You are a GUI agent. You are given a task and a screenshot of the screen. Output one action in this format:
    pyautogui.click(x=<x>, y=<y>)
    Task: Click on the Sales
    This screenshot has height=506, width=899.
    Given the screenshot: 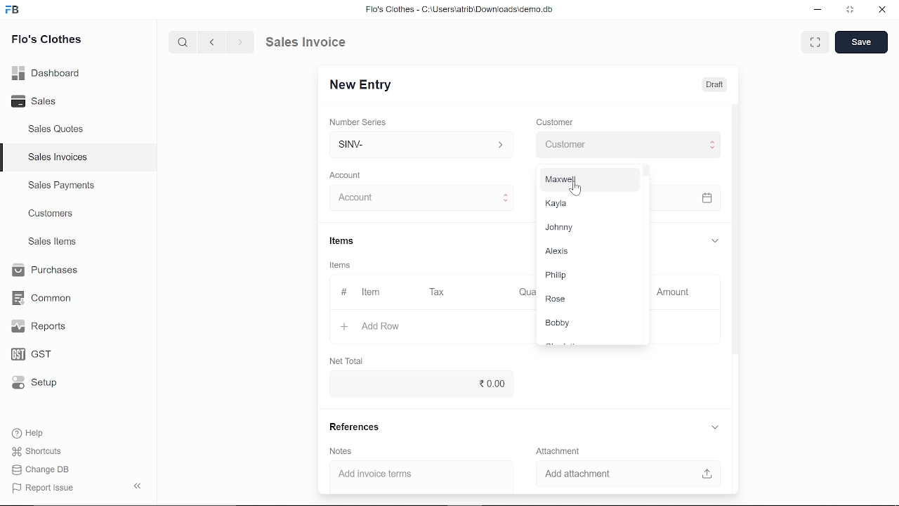 What is the action you would take?
    pyautogui.click(x=49, y=102)
    